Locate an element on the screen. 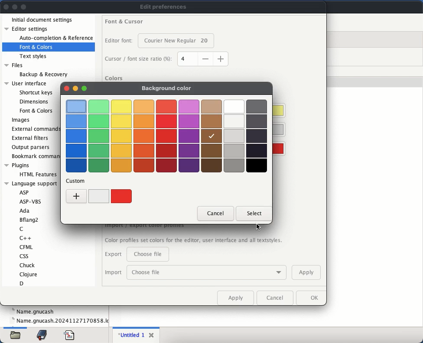 The image size is (423, 343). size is located at coordinates (203, 58).